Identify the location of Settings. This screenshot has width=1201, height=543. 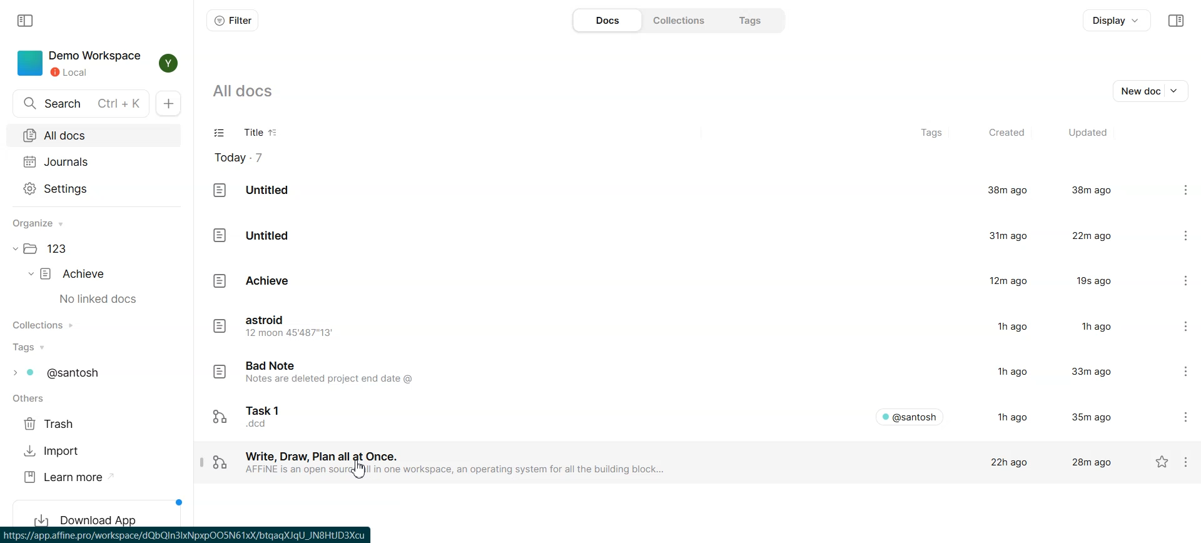
(1177, 373).